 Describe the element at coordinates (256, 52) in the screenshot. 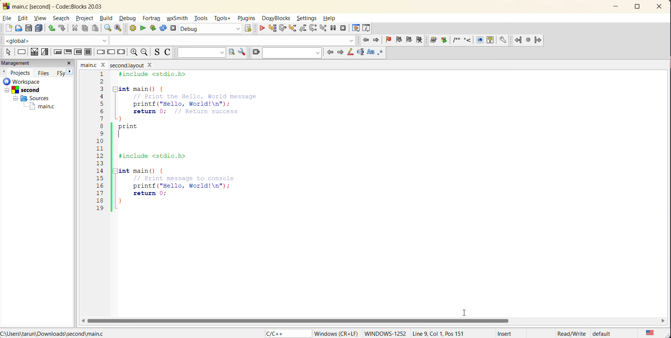

I see `clear` at that location.